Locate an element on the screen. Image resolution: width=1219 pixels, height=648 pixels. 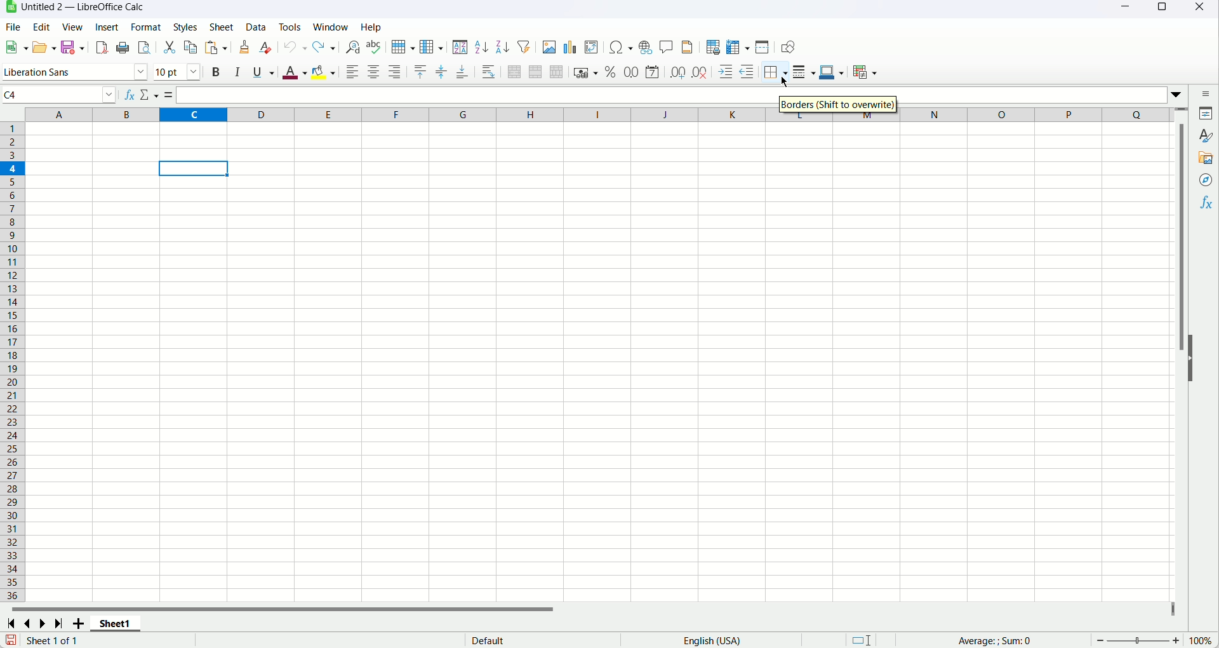
Find and replace is located at coordinates (353, 48).